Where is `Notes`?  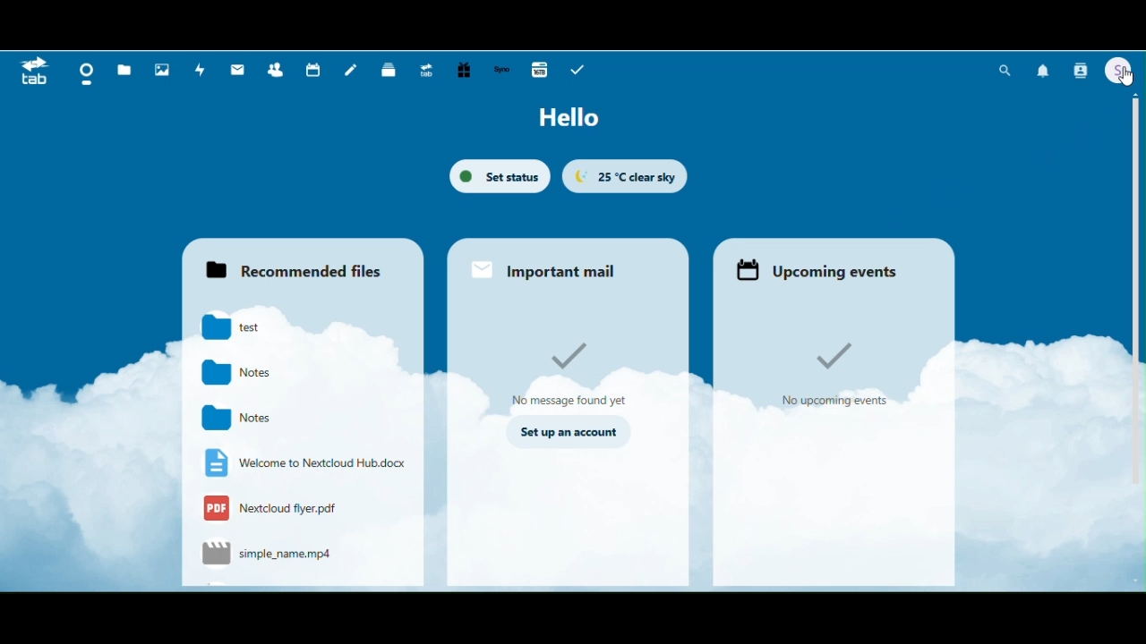 Notes is located at coordinates (352, 71).